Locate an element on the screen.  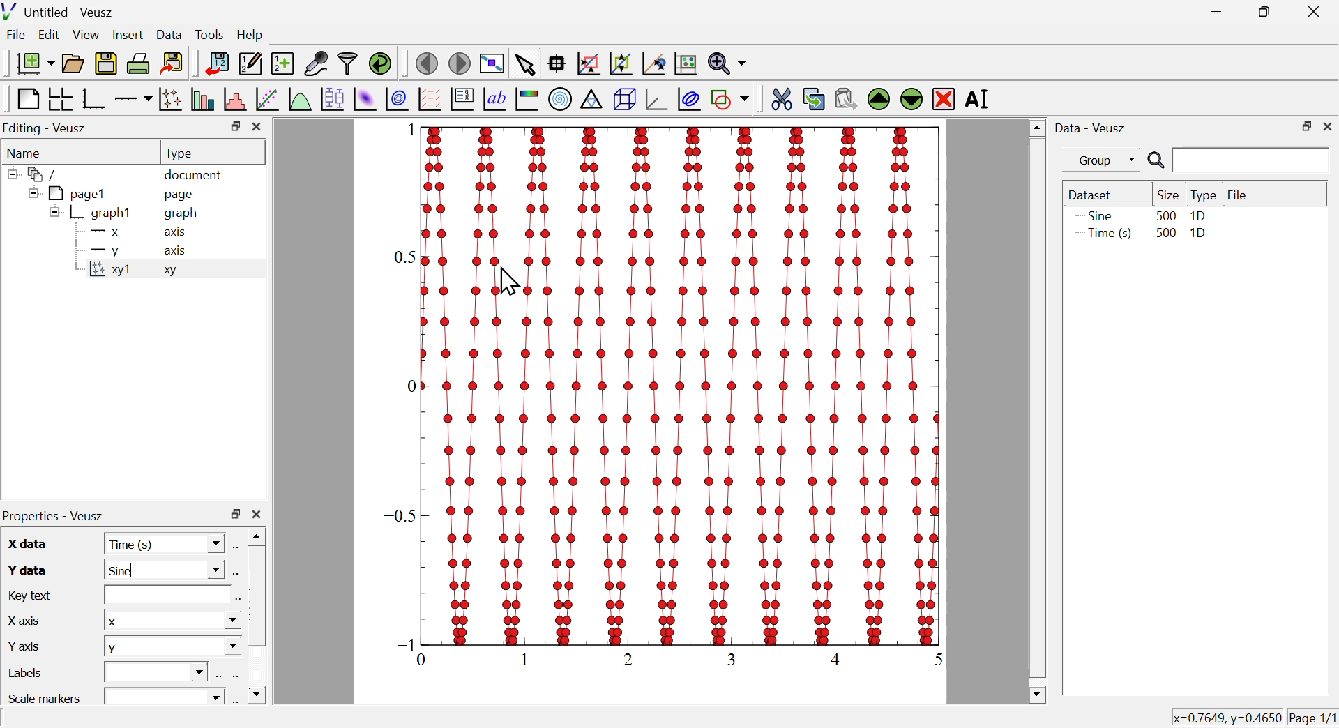
x=0.7649, y=0.4650 is located at coordinates (1225, 718).